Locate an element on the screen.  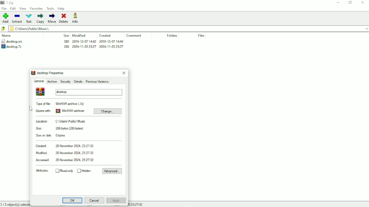
Size: 286 bytes is located at coordinates (60, 128).